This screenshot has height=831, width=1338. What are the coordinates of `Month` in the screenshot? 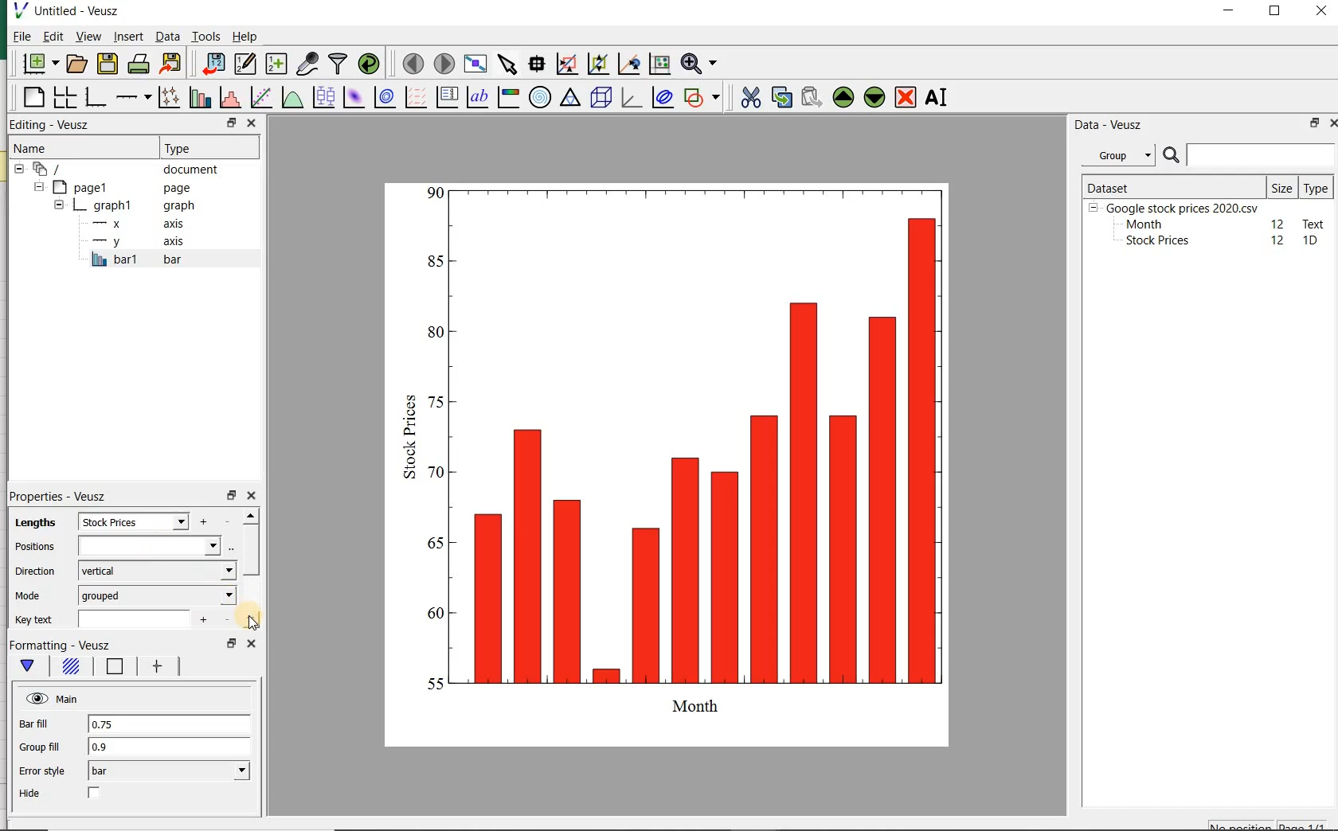 It's located at (1143, 224).